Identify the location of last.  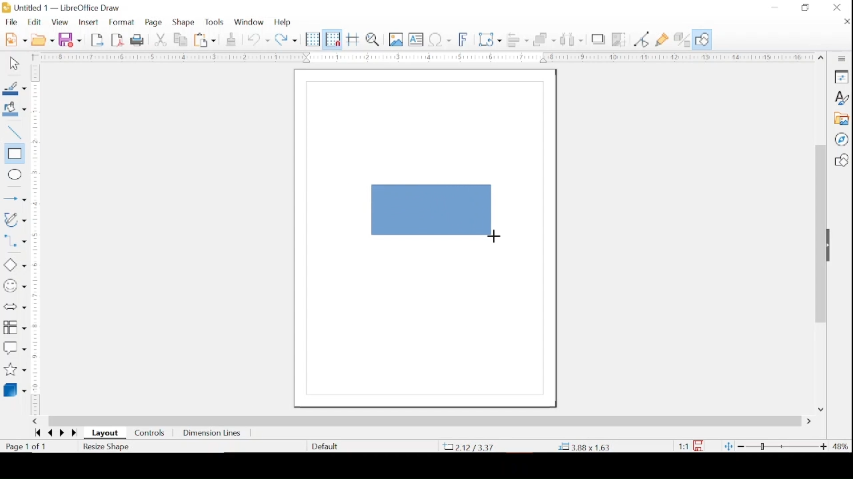
(37, 432).